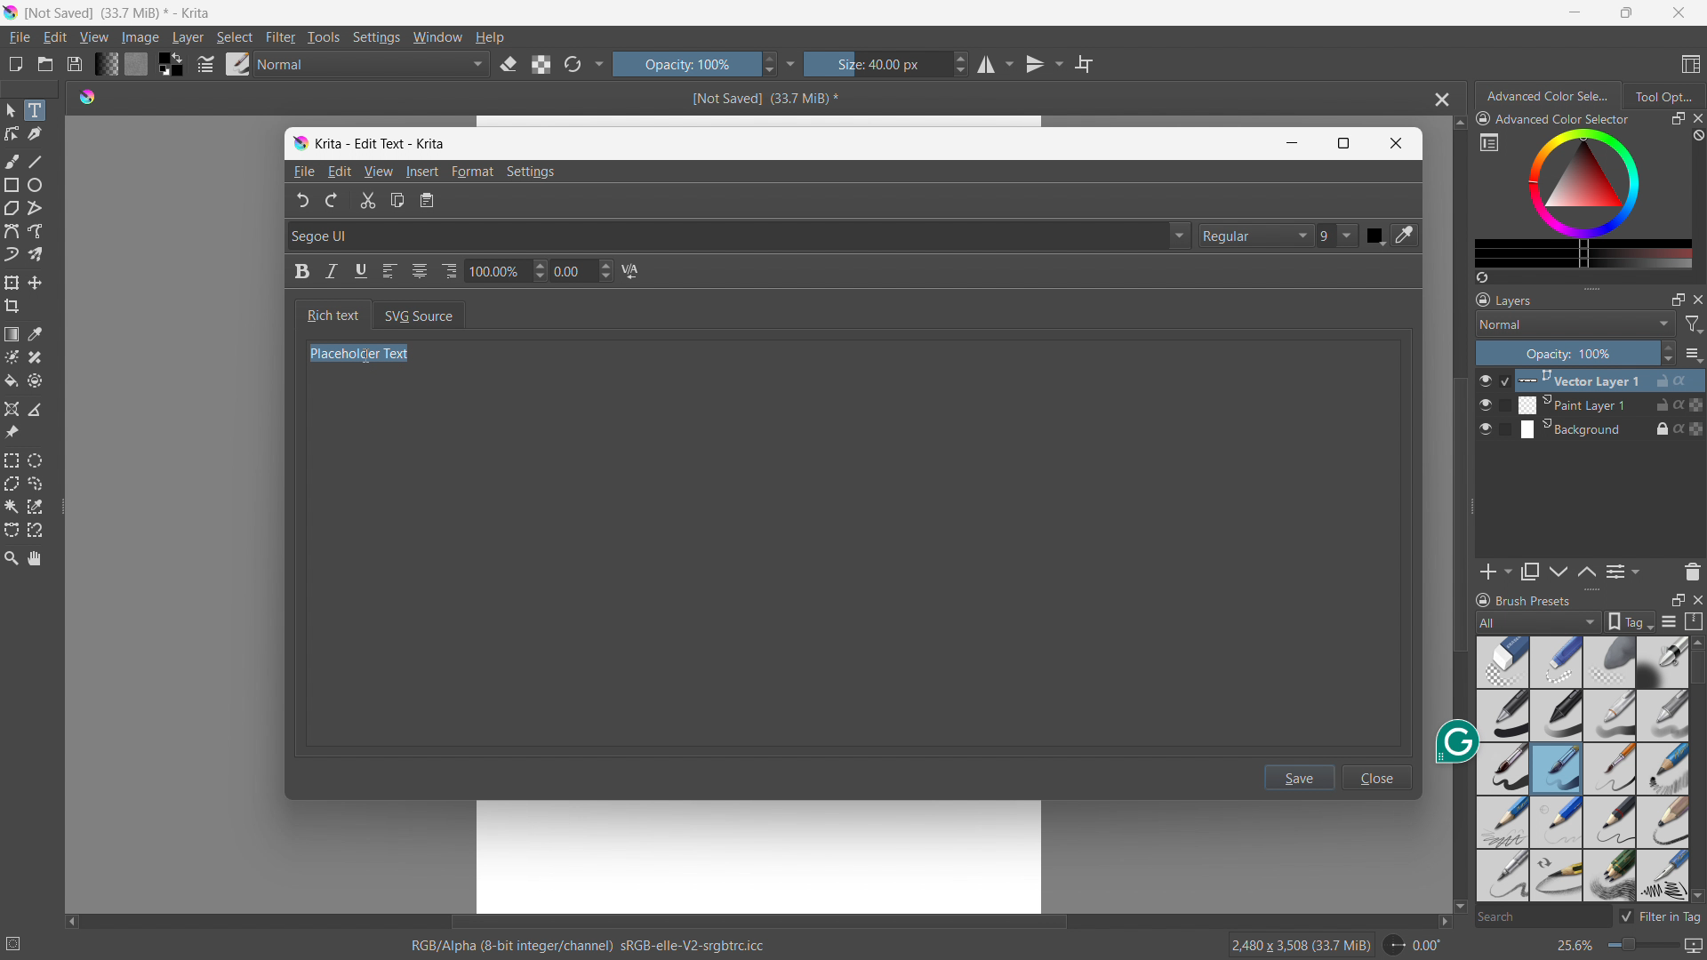 This screenshot has width=1707, height=960. What do you see at coordinates (12, 409) in the screenshot?
I see `assistant tool` at bounding box center [12, 409].